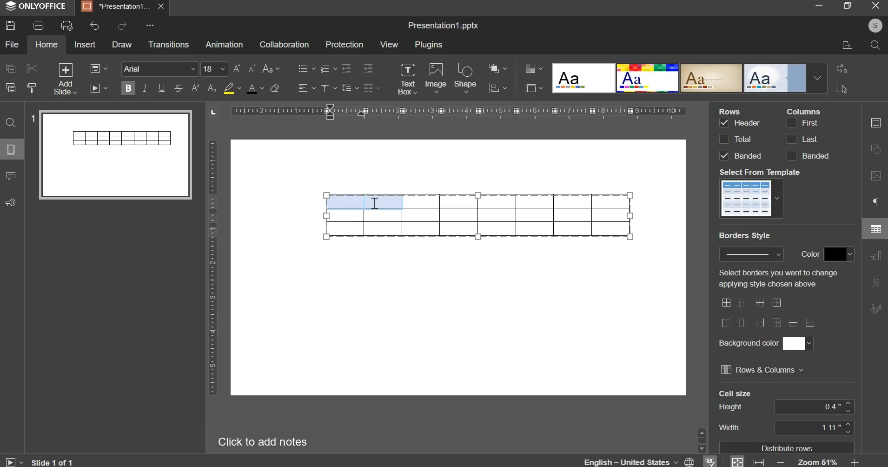 The image size is (888, 467). I want to click on undo, so click(95, 26).